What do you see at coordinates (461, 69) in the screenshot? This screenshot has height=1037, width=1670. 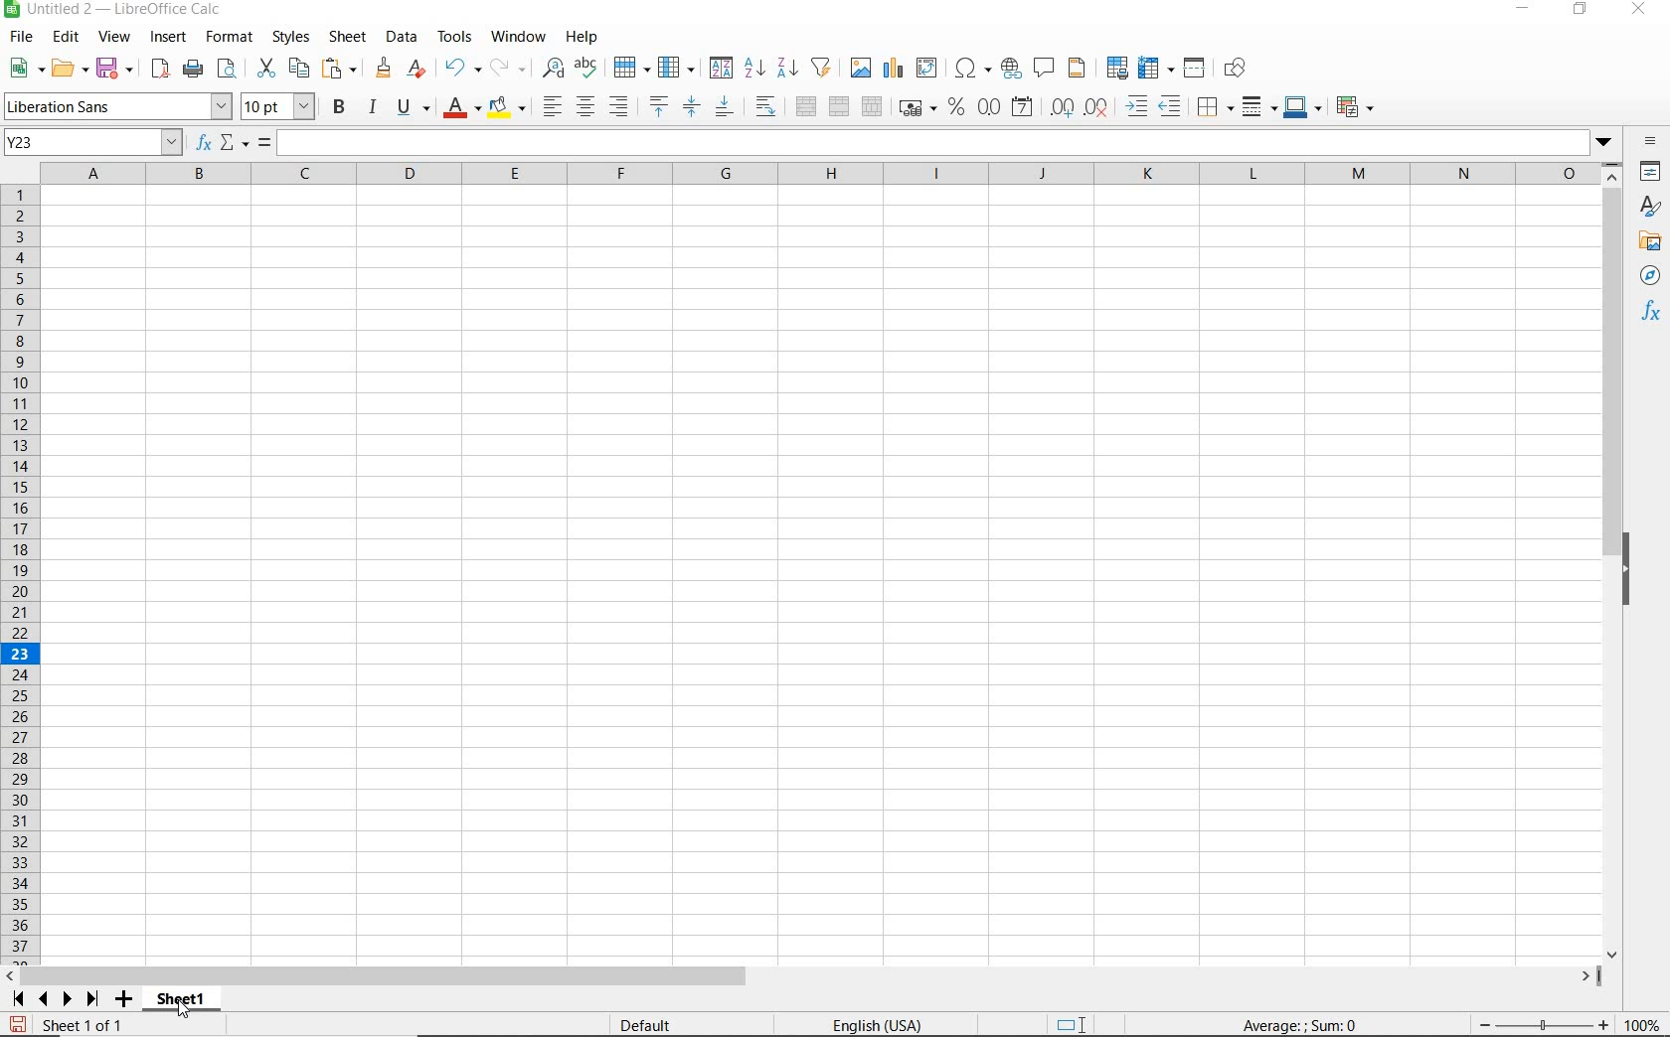 I see `UNDO` at bounding box center [461, 69].